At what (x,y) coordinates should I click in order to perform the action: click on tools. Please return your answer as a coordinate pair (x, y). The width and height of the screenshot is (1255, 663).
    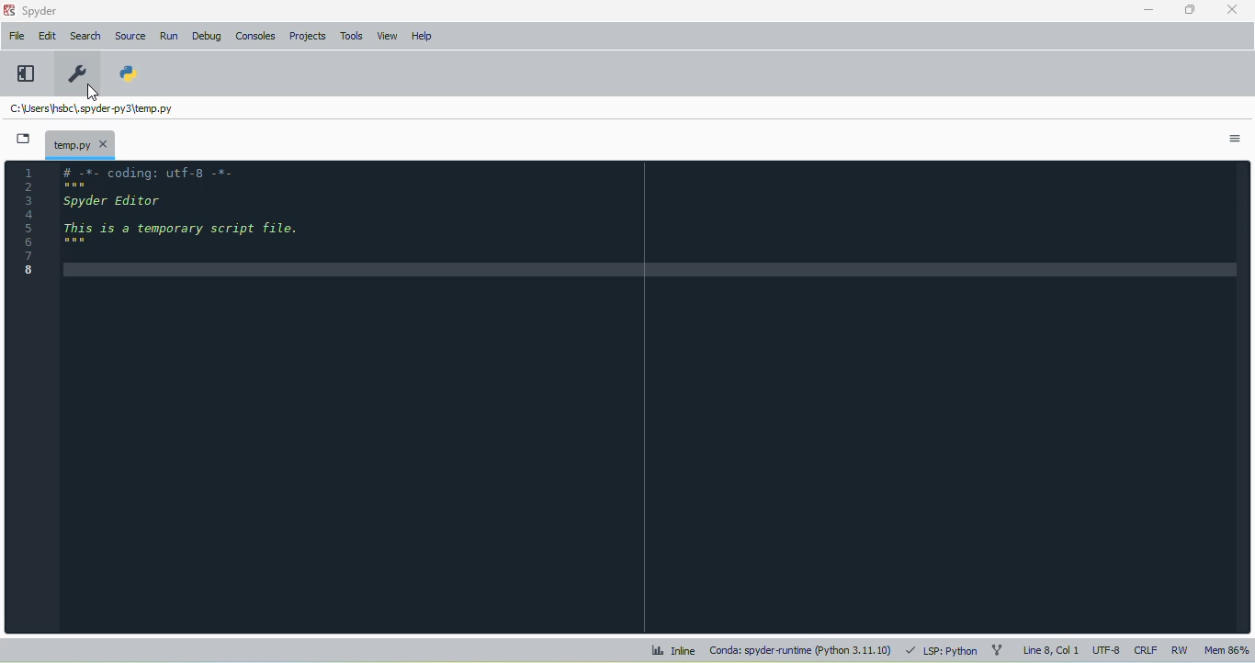
    Looking at the image, I should click on (351, 36).